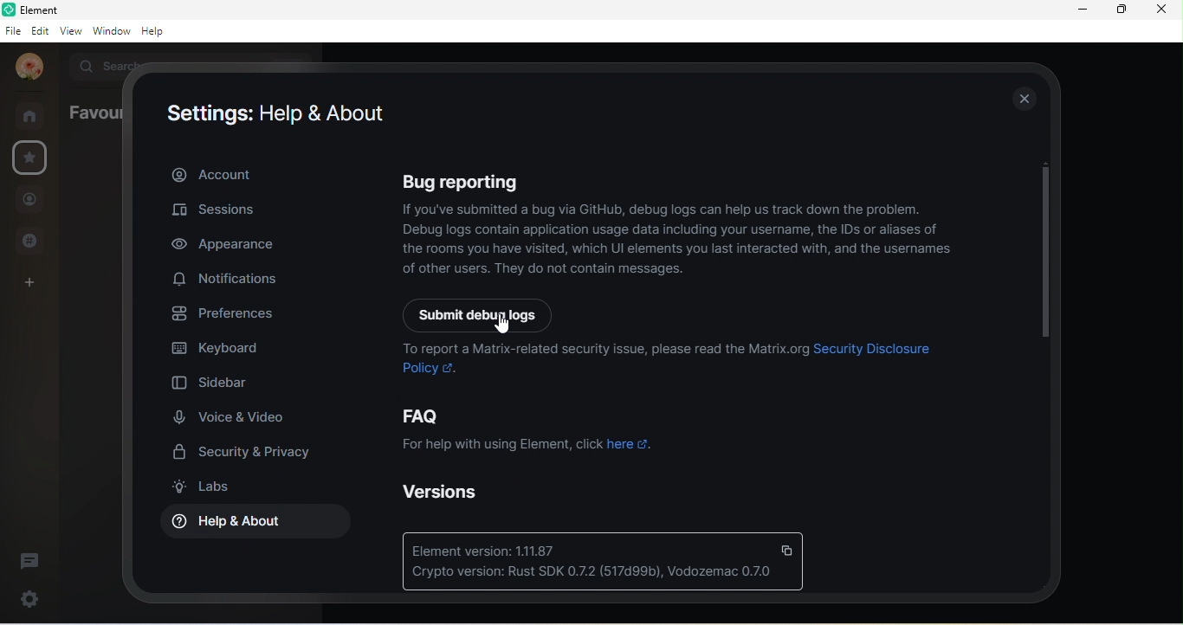 This screenshot has width=1183, height=625. What do you see at coordinates (47, 10) in the screenshot?
I see `Element` at bounding box center [47, 10].